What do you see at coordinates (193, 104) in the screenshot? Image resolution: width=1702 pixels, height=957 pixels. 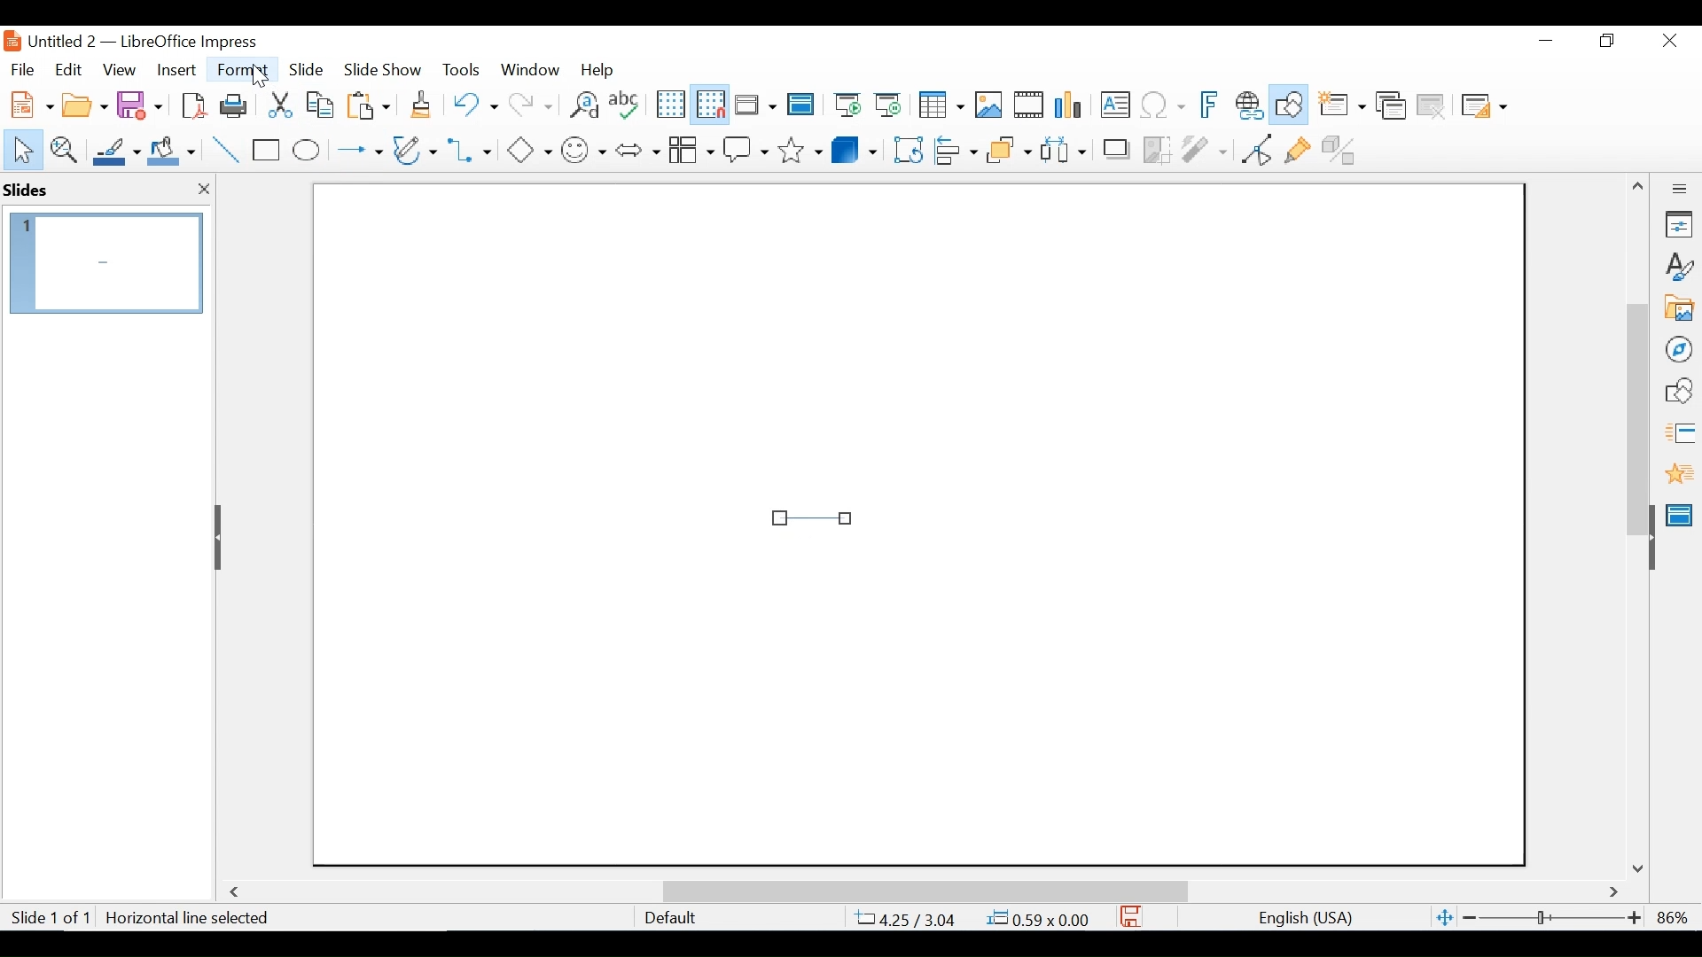 I see `Export as PDF` at bounding box center [193, 104].